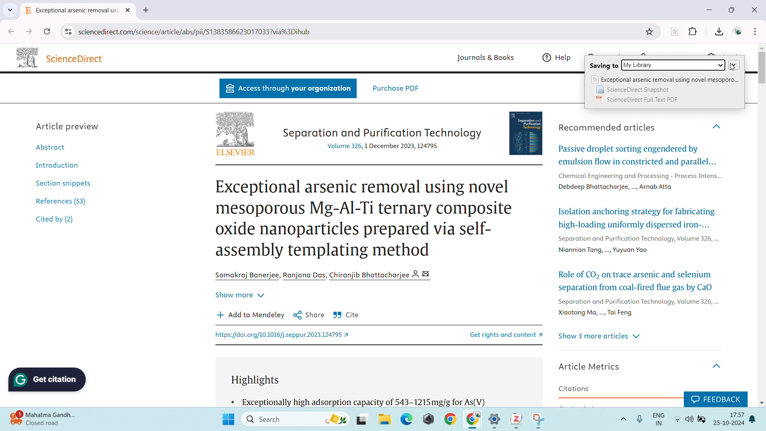 The height and width of the screenshot is (431, 766). I want to click on Citations, so click(574, 389).